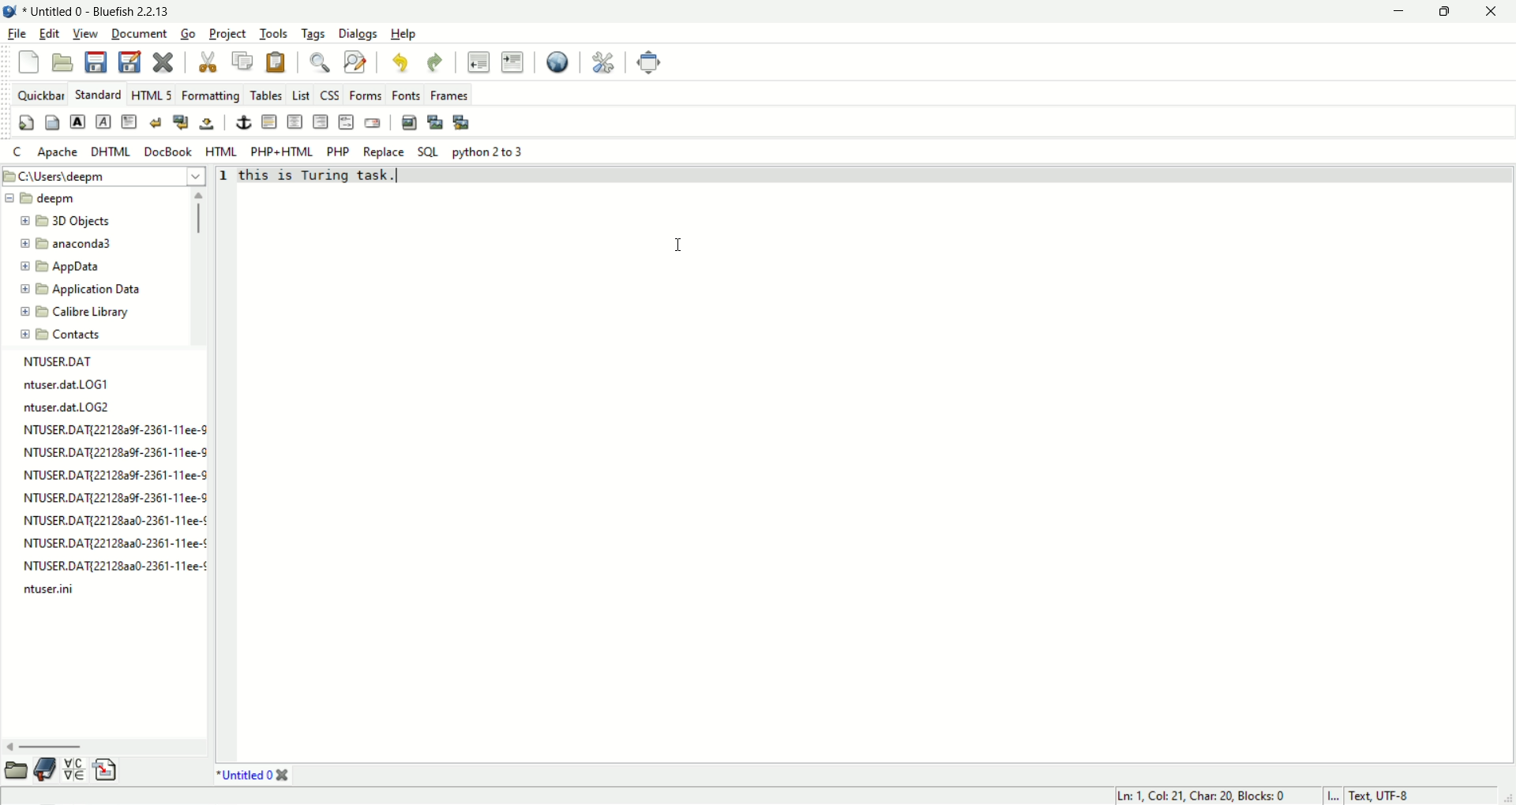 The height and width of the screenshot is (805, 1516). Describe the element at coordinates (129, 61) in the screenshot. I see `save as` at that location.